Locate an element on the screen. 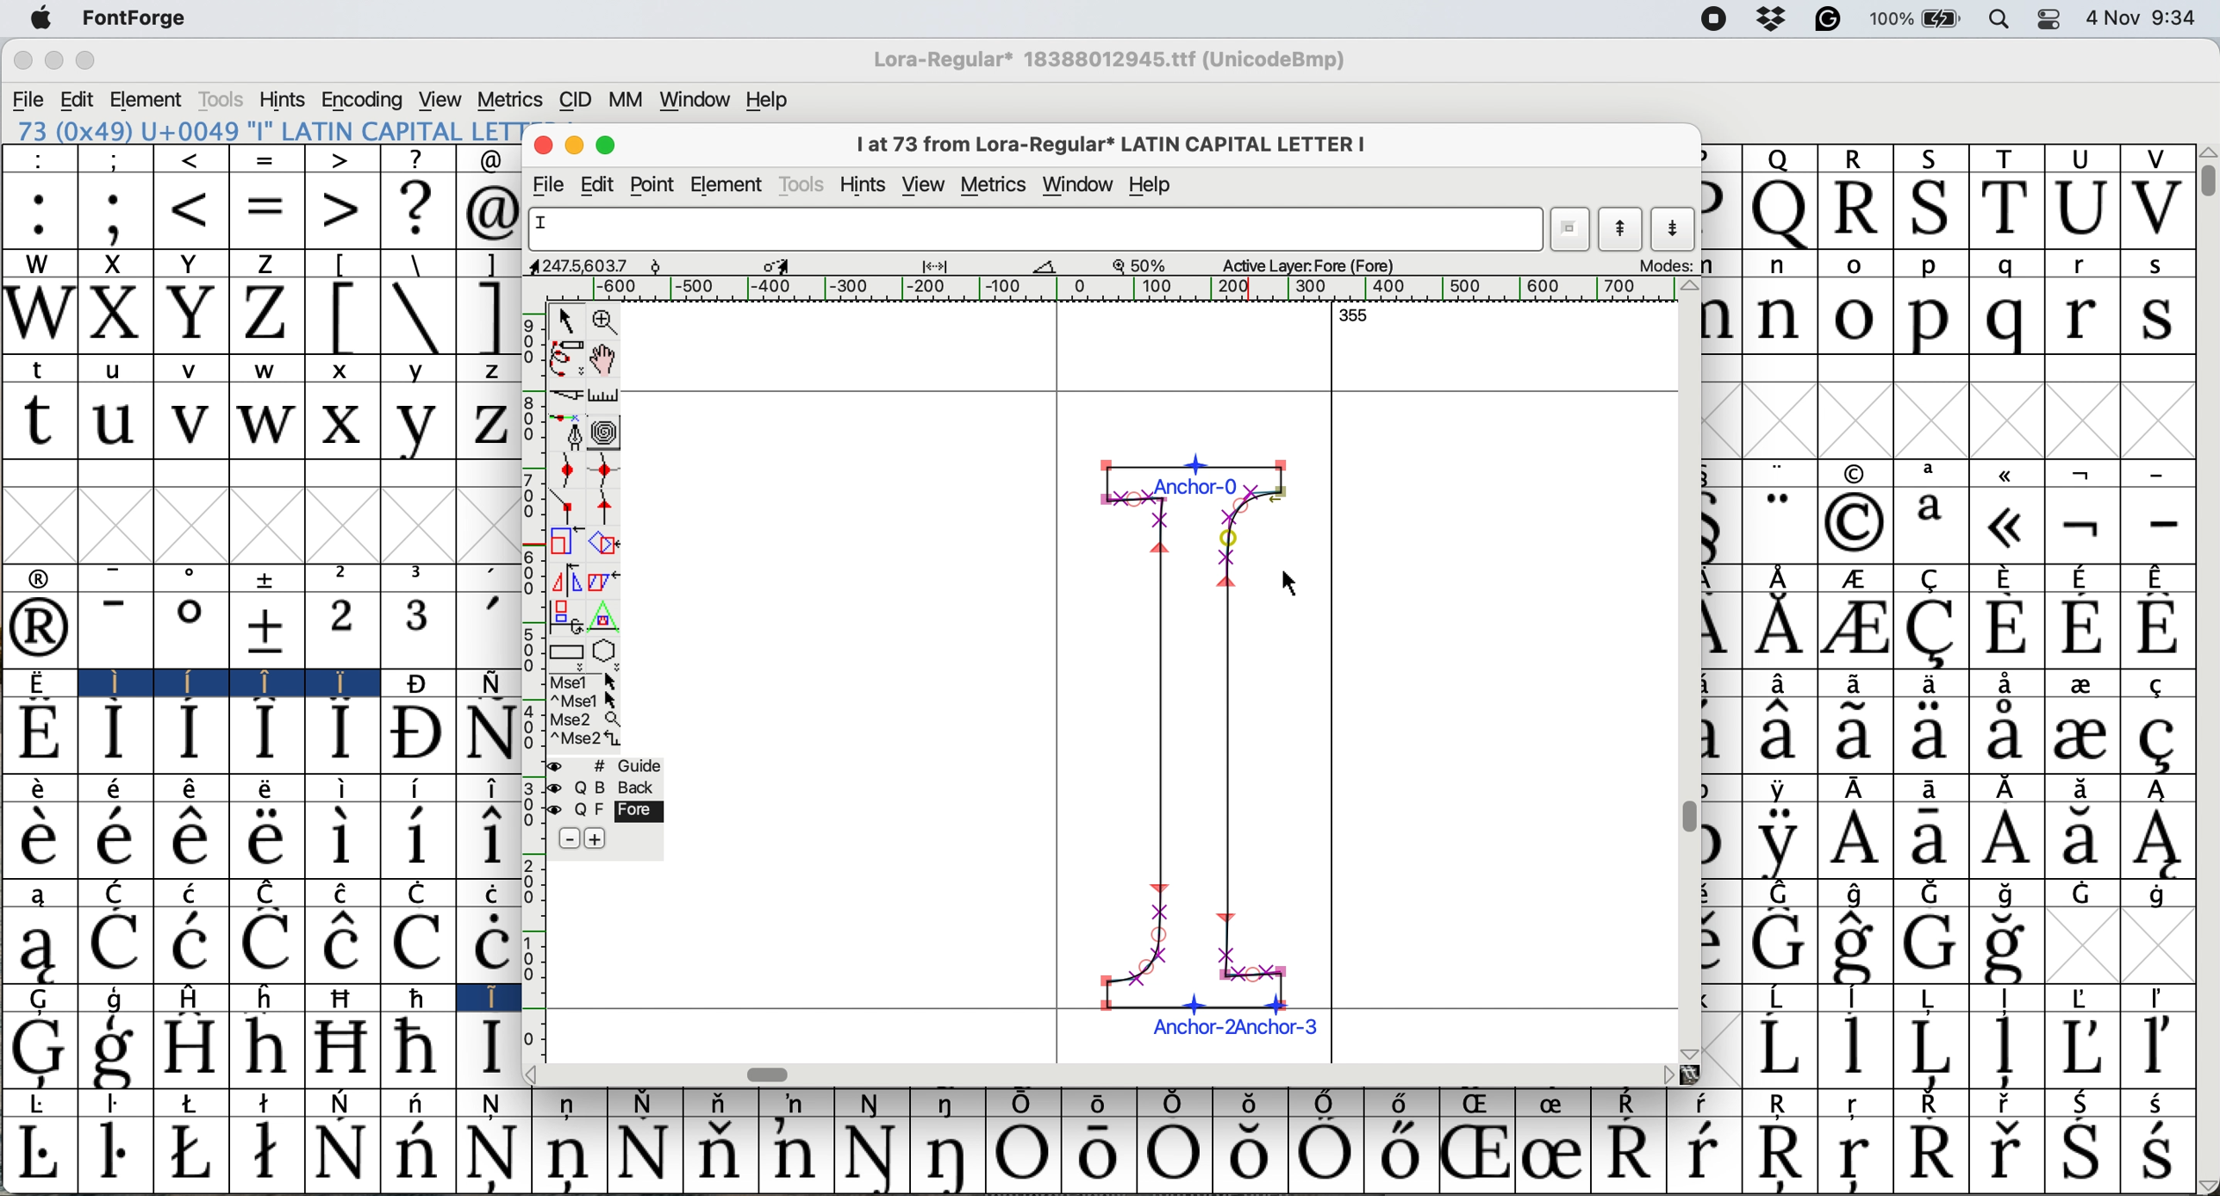 This screenshot has height=1196, width=2220. Mse 1 is located at coordinates (583, 680).